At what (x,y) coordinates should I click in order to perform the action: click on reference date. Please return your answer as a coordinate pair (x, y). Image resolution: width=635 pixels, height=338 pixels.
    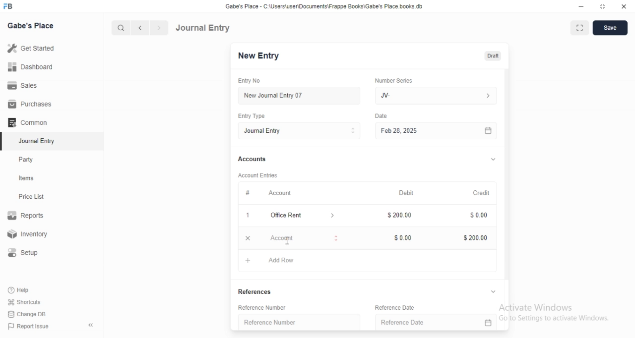
    Looking at the image, I should click on (399, 322).